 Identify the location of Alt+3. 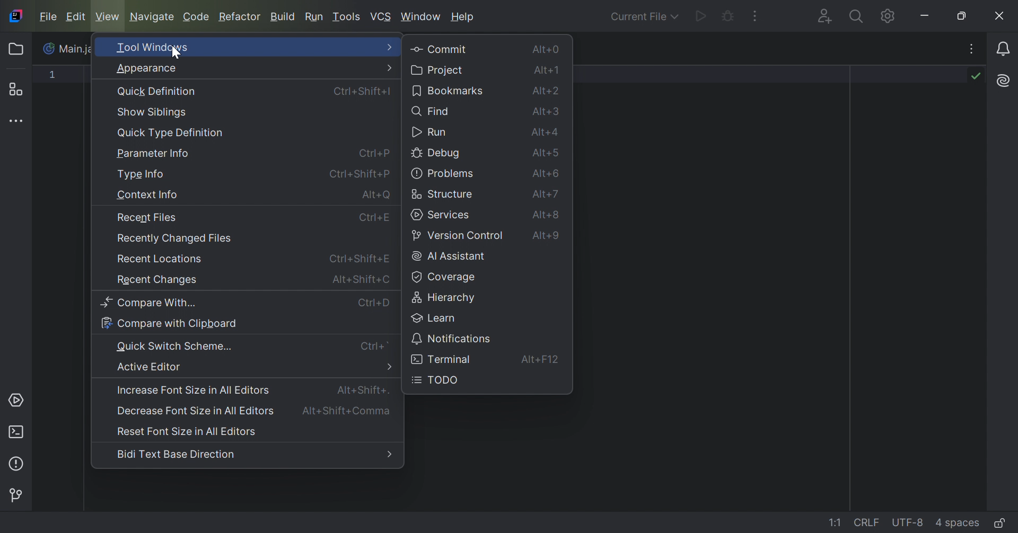
(548, 112).